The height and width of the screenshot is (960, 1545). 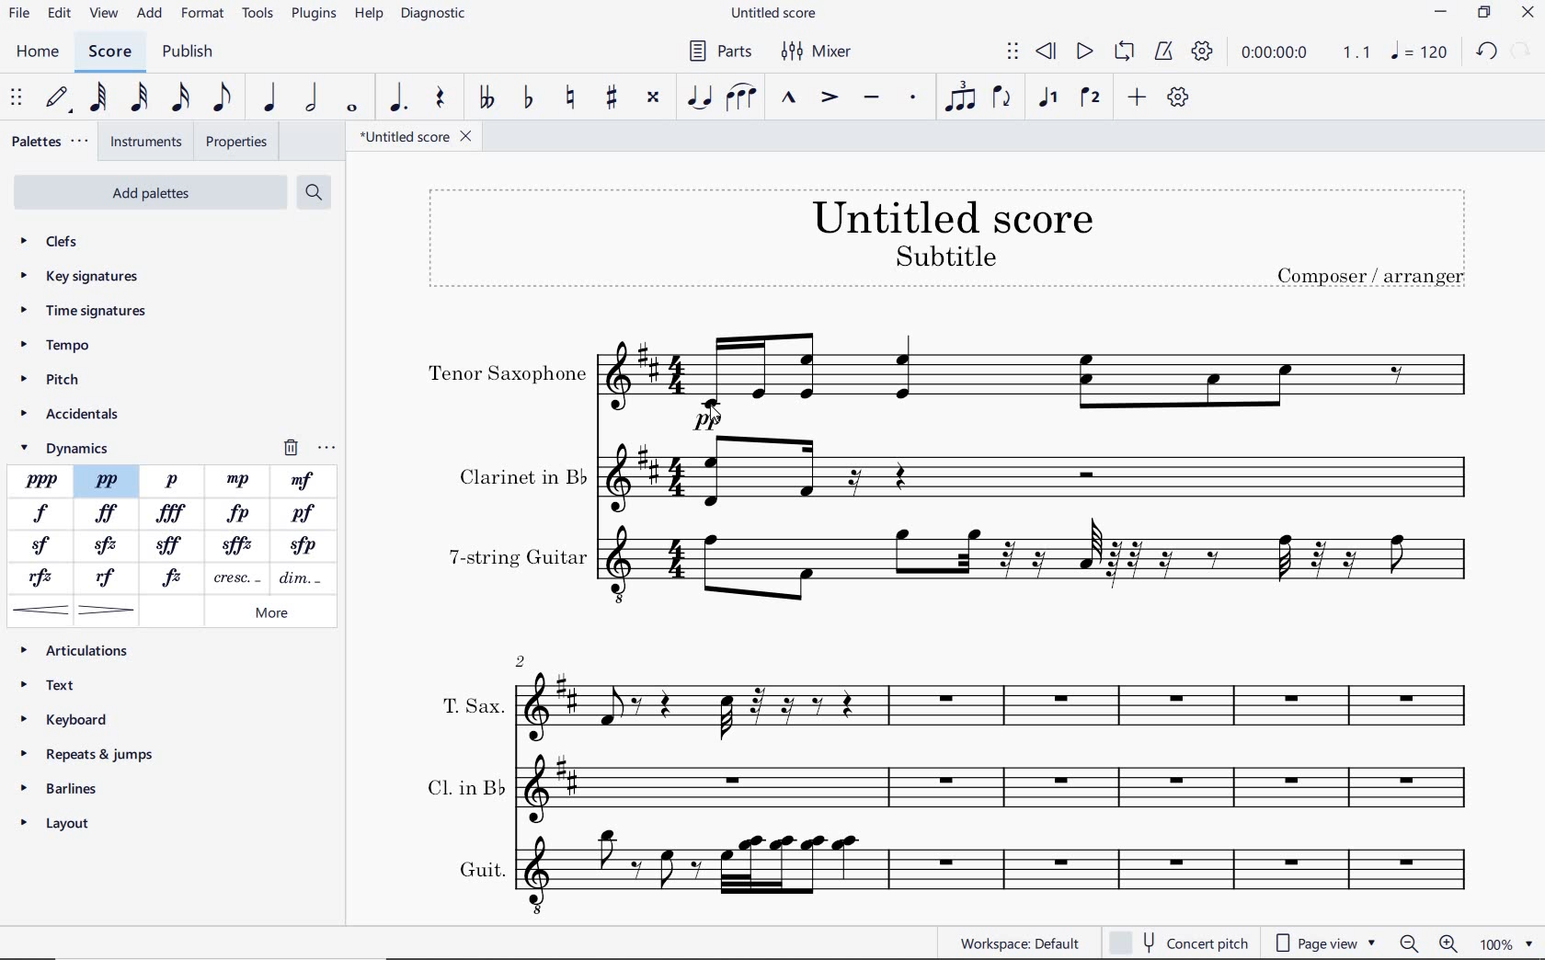 I want to click on FILE NAME, so click(x=773, y=15).